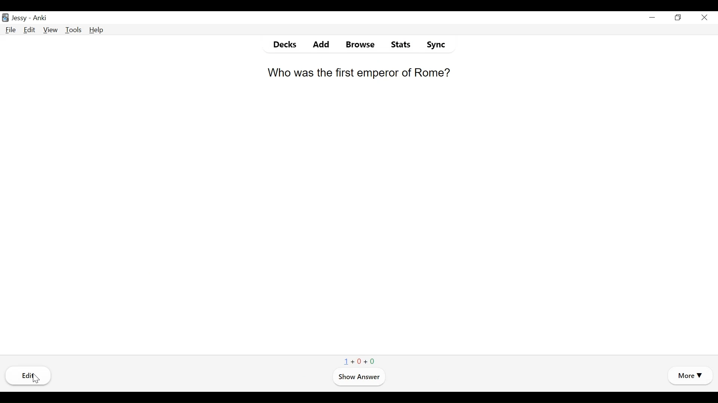 The image size is (718, 403). I want to click on View, so click(50, 30).